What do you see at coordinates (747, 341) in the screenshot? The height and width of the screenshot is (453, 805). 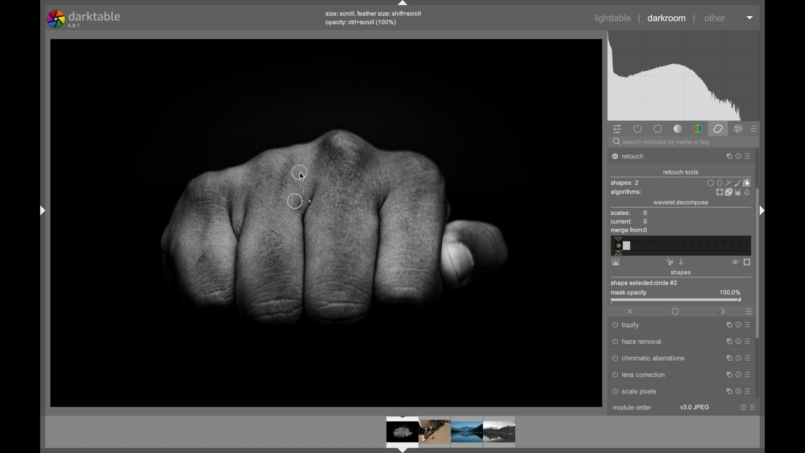 I see `more options` at bounding box center [747, 341].